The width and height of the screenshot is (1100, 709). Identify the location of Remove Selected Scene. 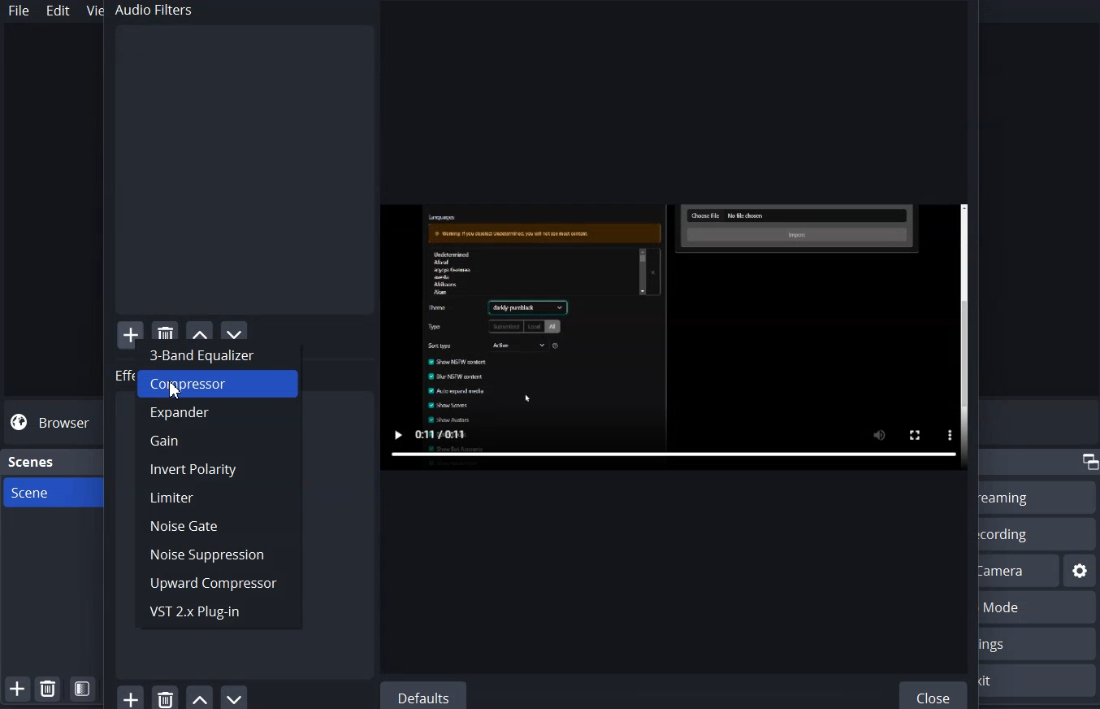
(47, 688).